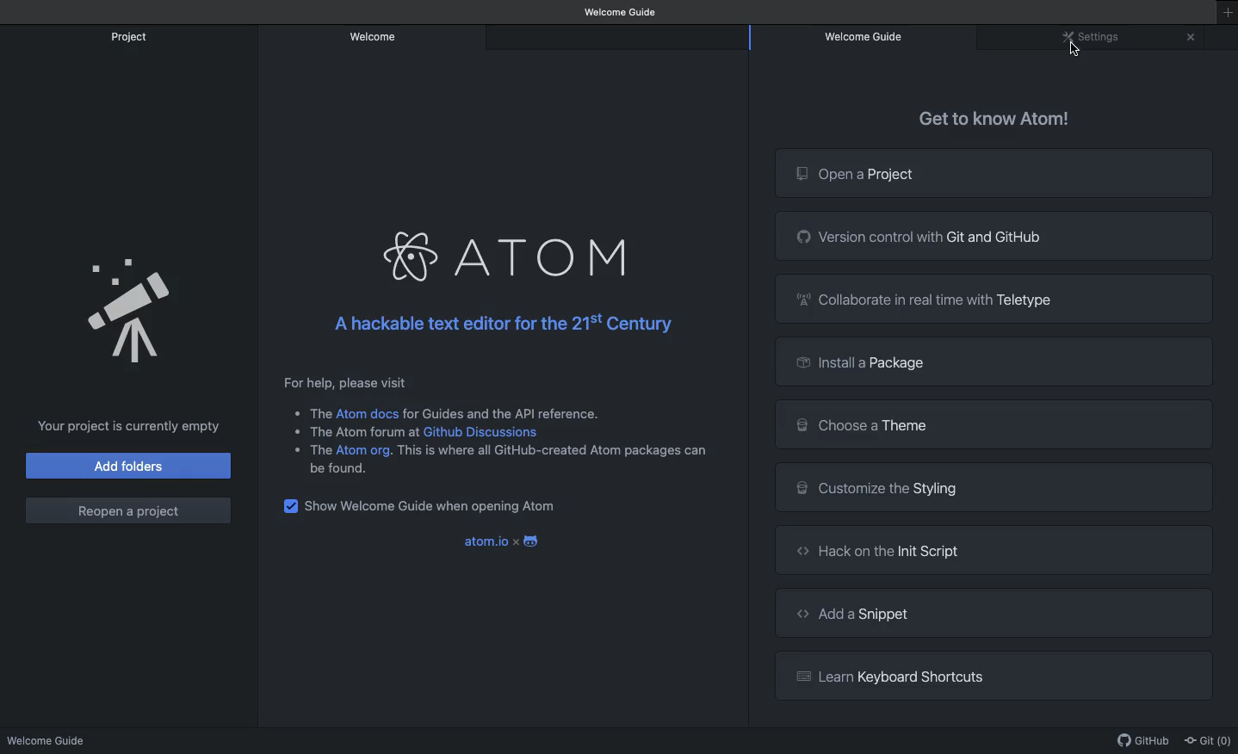  What do you see at coordinates (414, 257) in the screenshot?
I see `atom logo` at bounding box center [414, 257].